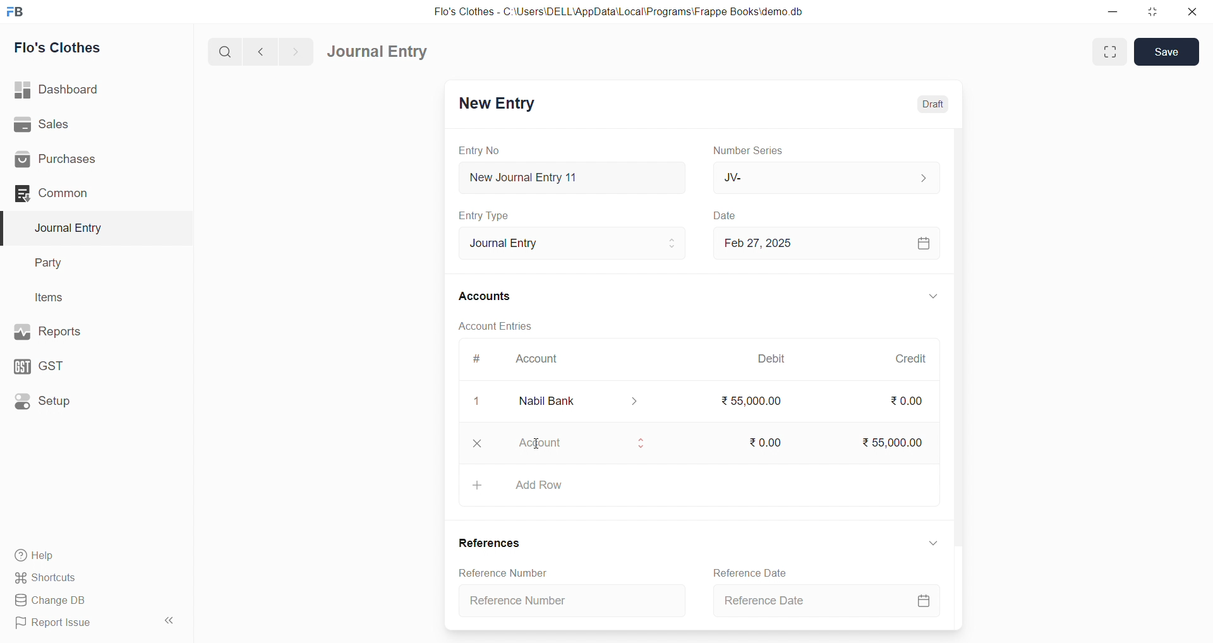 The height and width of the screenshot is (643, 1213). What do you see at coordinates (823, 602) in the screenshot?
I see `Reference Date` at bounding box center [823, 602].